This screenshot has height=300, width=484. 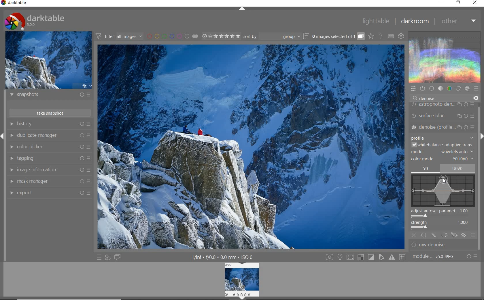 I want to click on lighttable, so click(x=376, y=21).